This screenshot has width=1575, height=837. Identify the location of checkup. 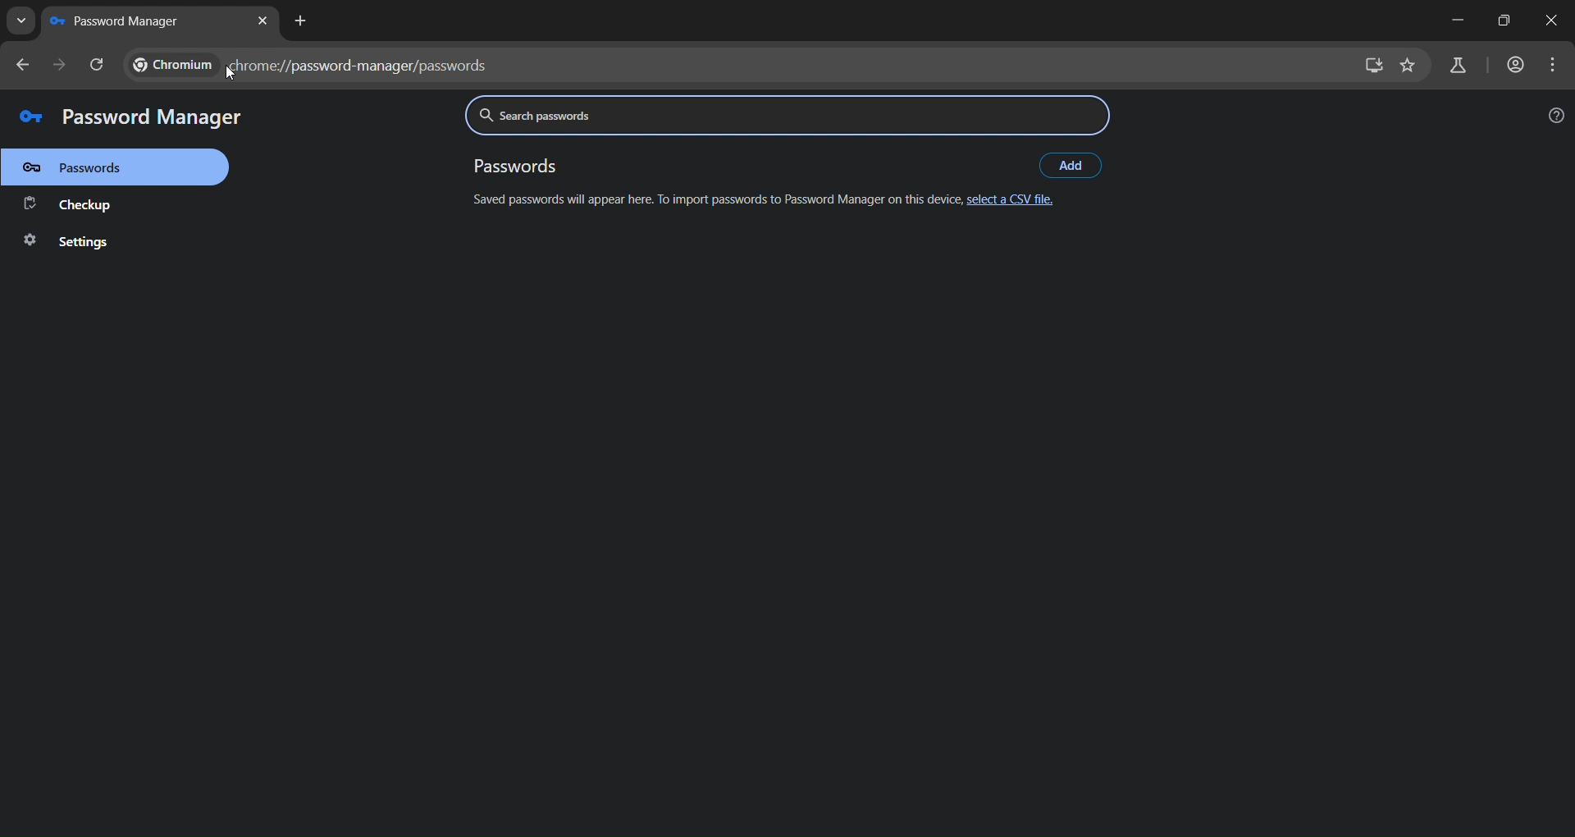
(72, 204).